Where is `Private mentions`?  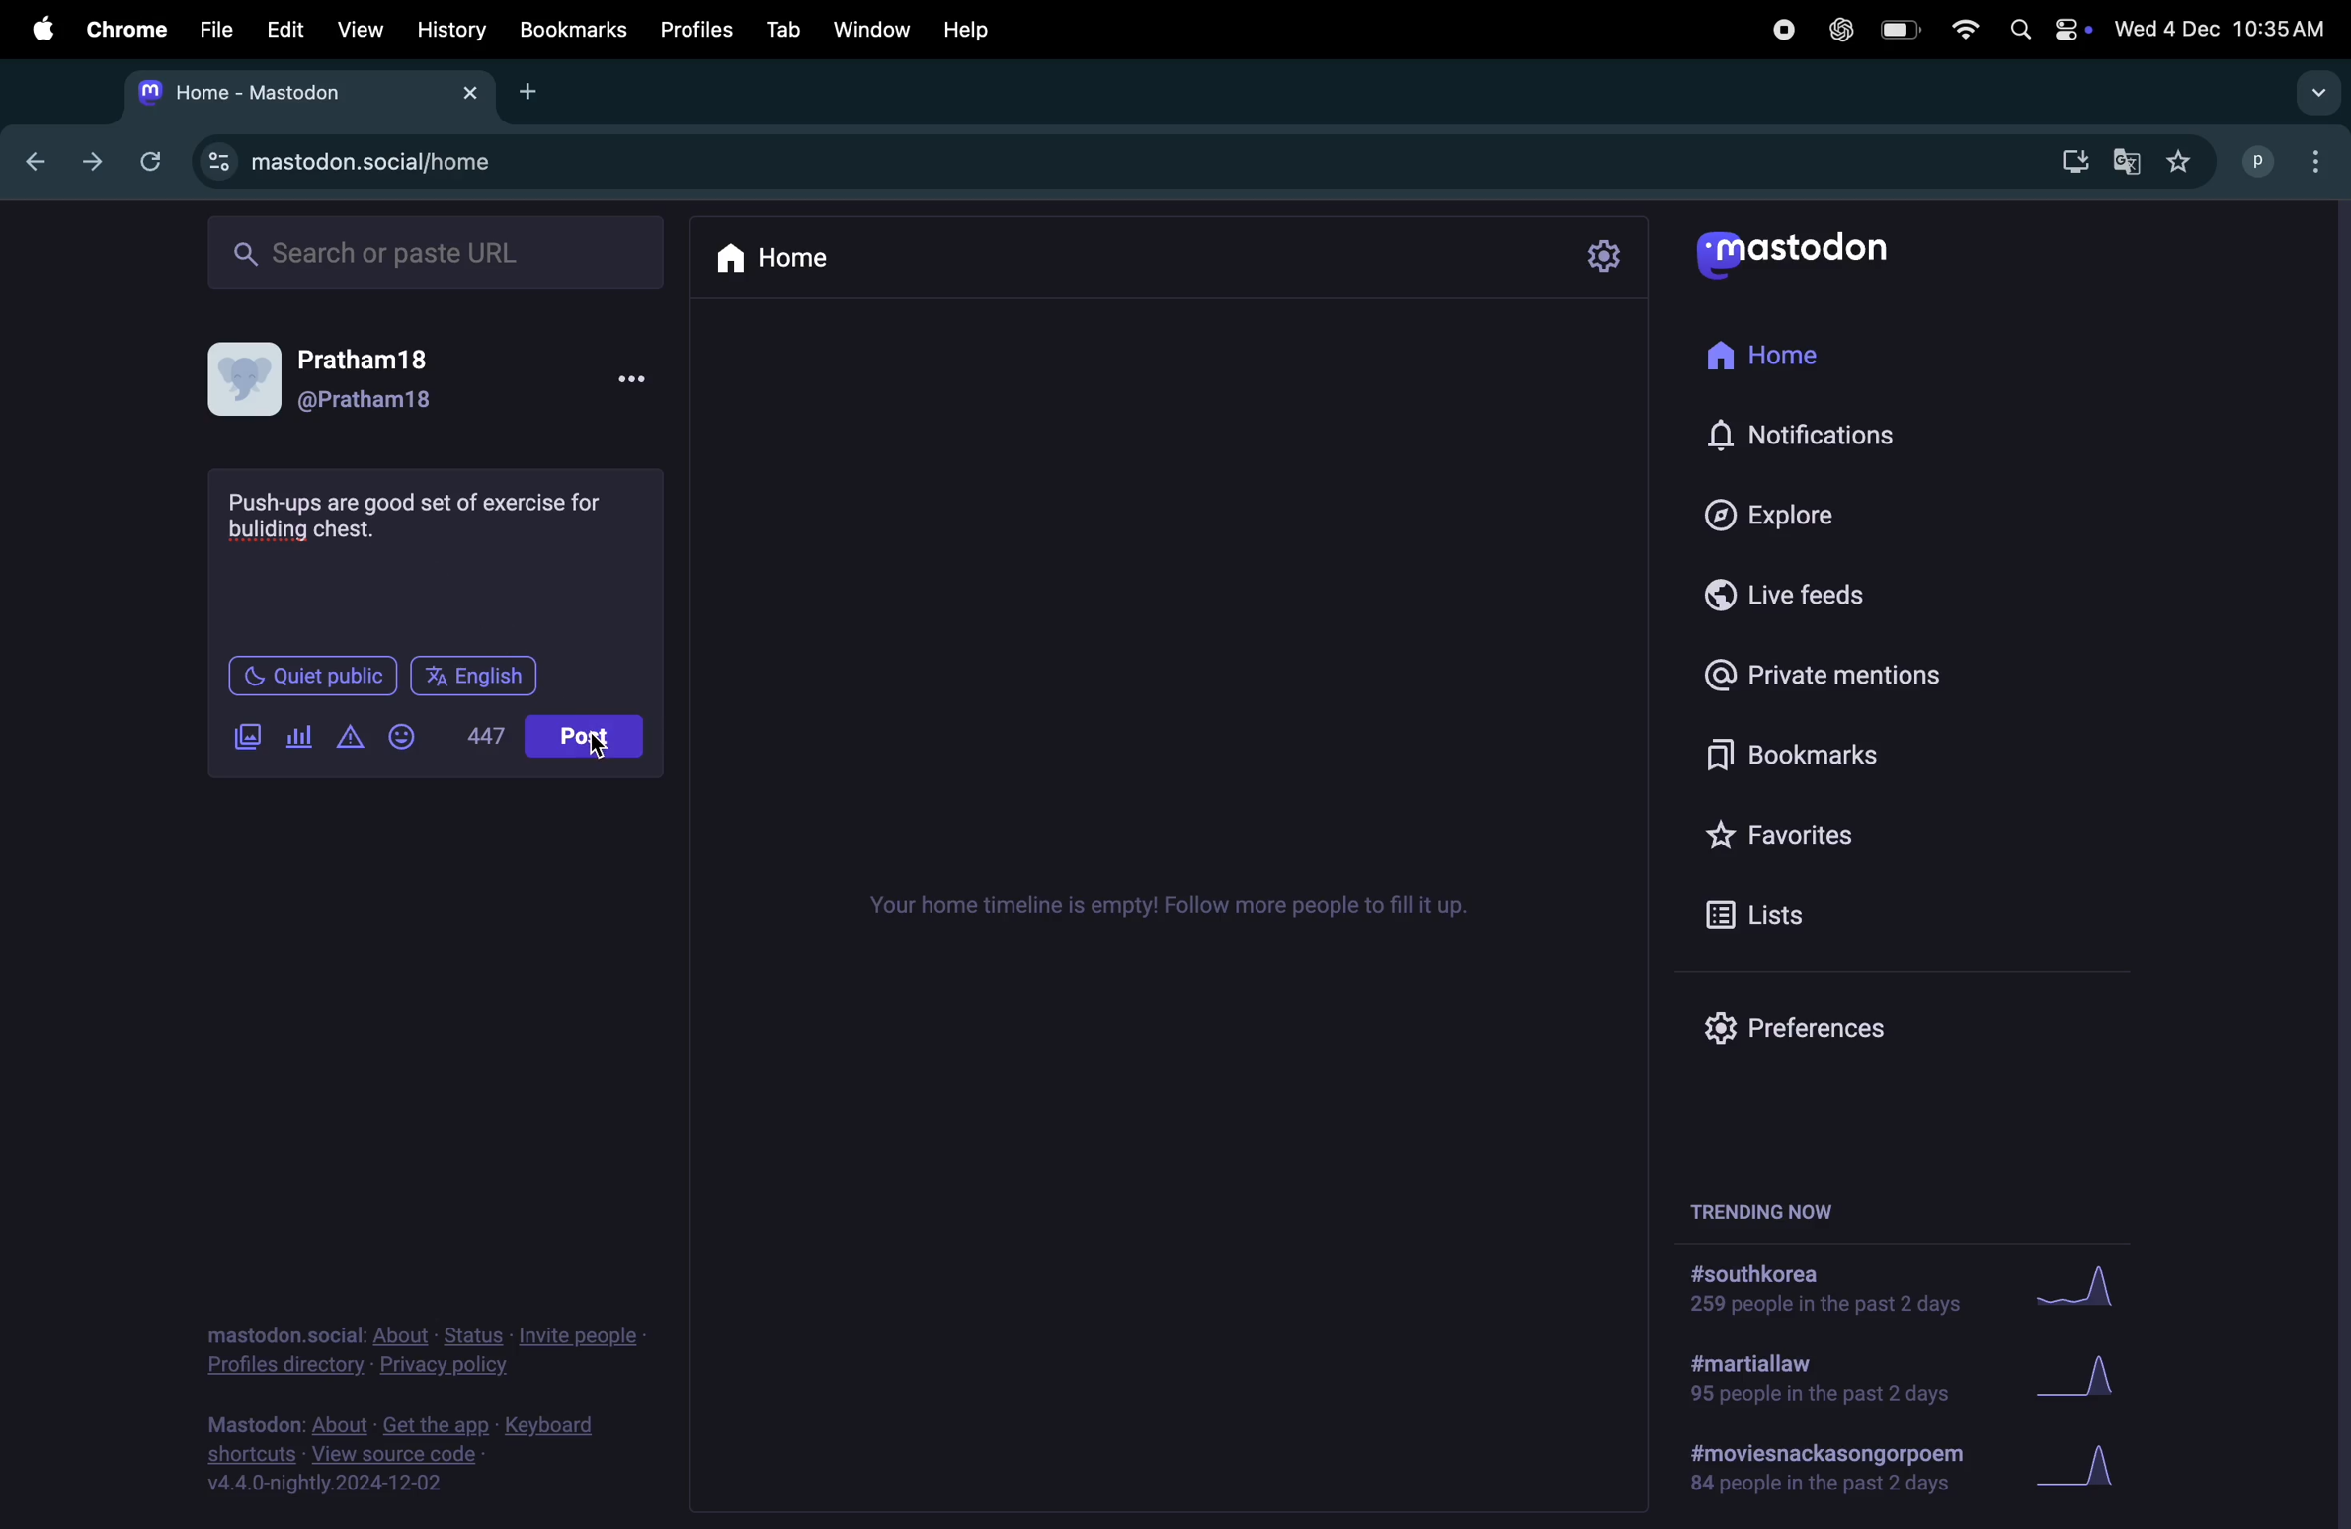
Private mentions is located at coordinates (1850, 675).